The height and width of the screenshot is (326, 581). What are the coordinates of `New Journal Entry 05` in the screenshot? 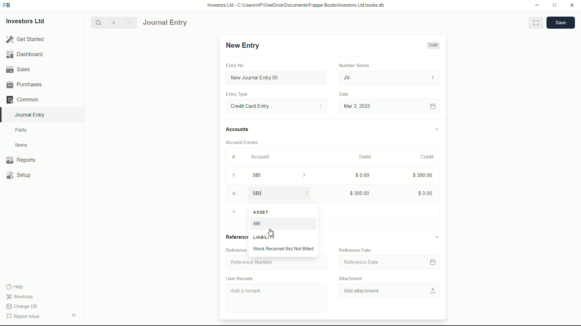 It's located at (277, 78).